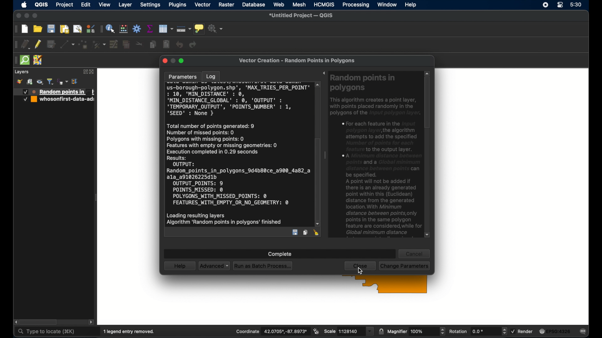  What do you see at coordinates (317, 233) in the screenshot?
I see `clear log en` at bounding box center [317, 233].